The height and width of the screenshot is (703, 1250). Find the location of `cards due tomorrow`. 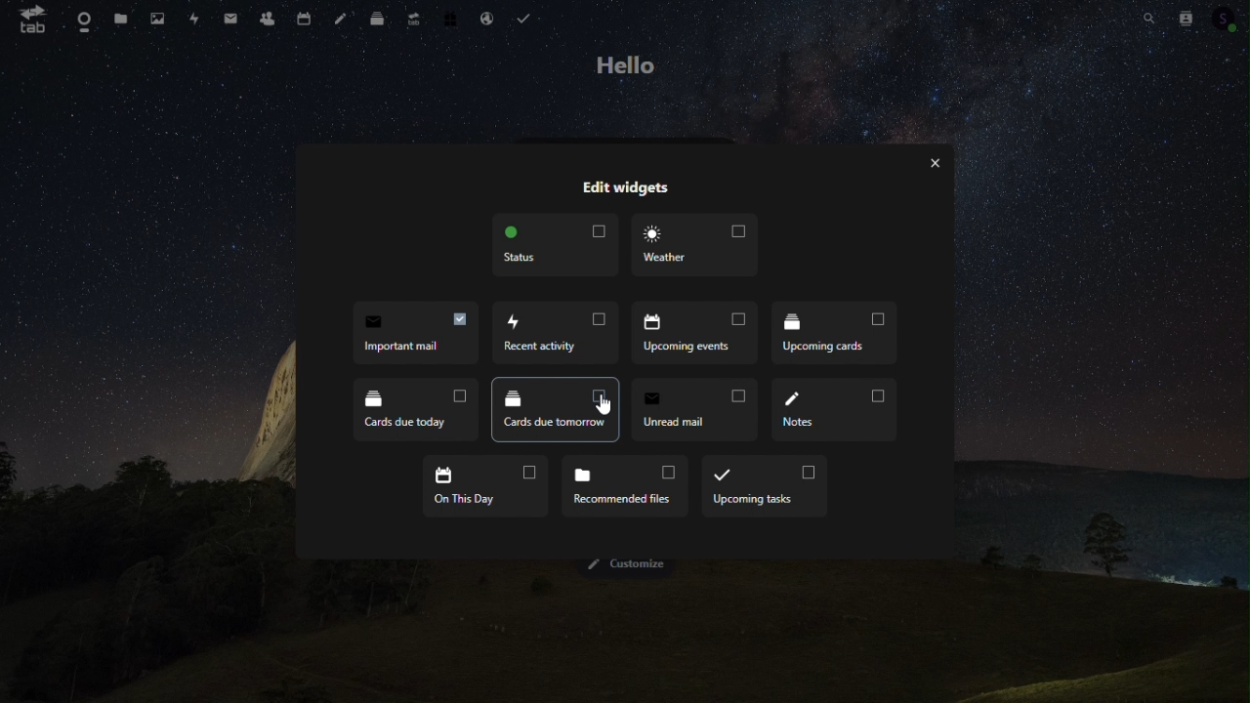

cards due tomorrow is located at coordinates (552, 409).